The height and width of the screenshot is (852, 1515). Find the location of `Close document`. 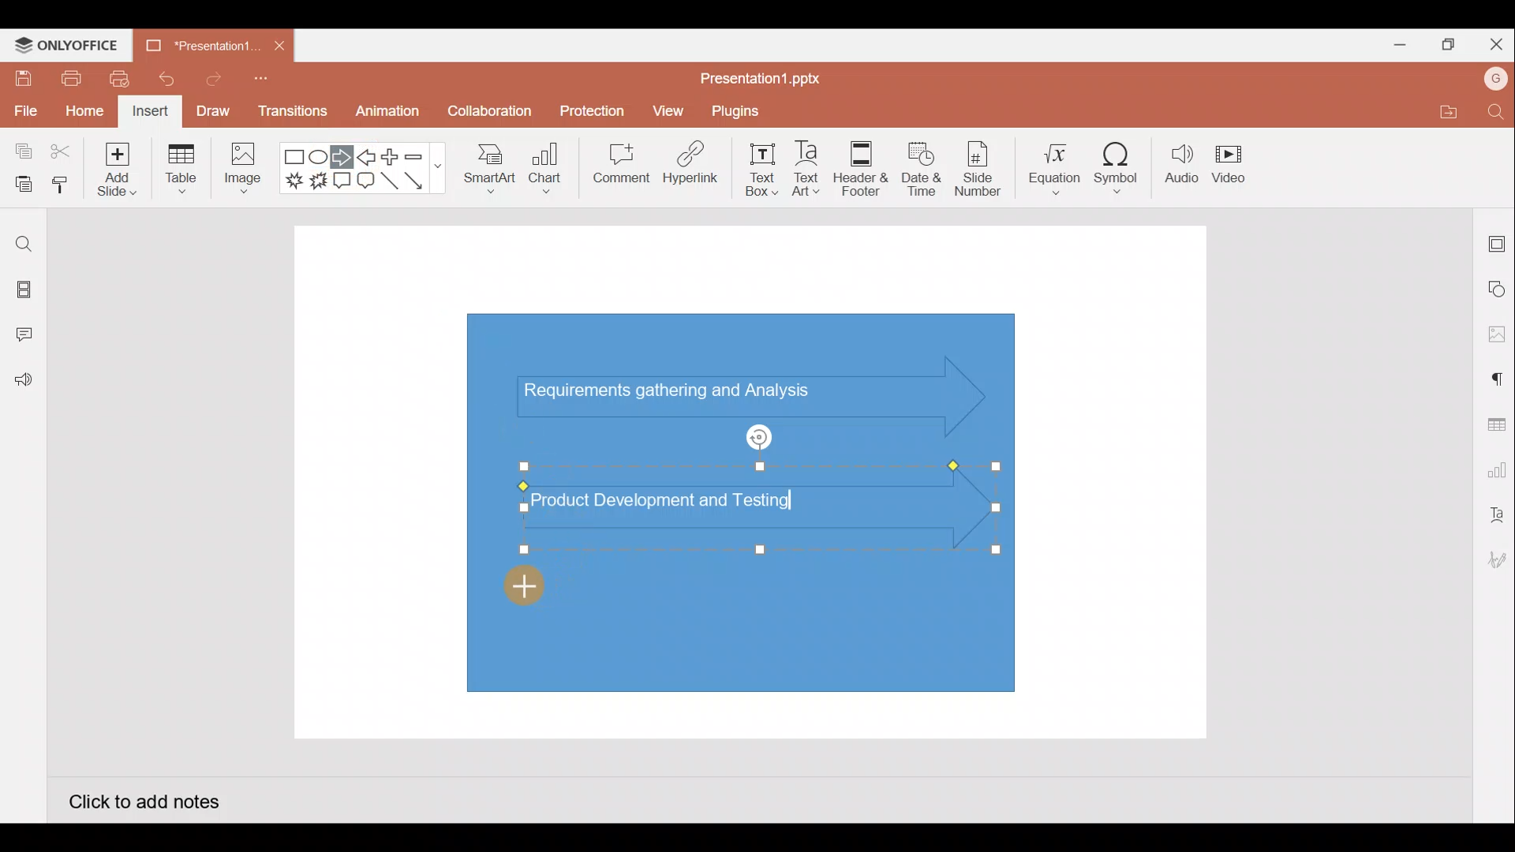

Close document is located at coordinates (279, 42).